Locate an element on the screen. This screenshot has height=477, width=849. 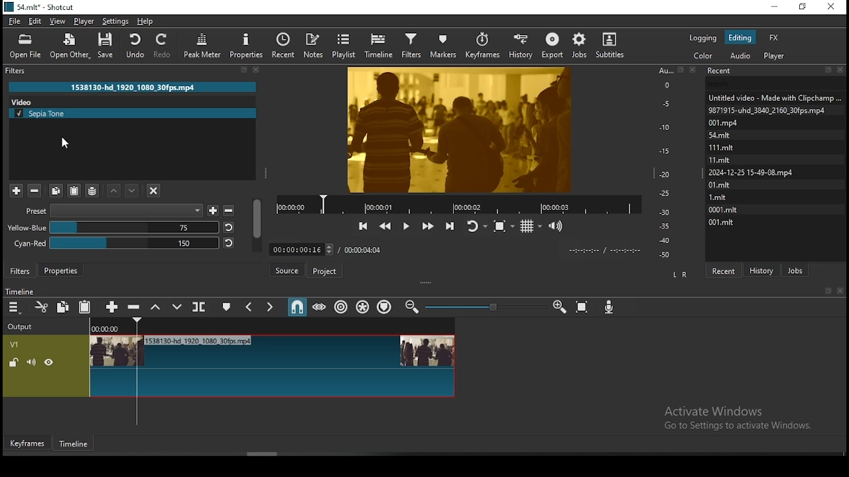
scroll bar is located at coordinates (266, 454).